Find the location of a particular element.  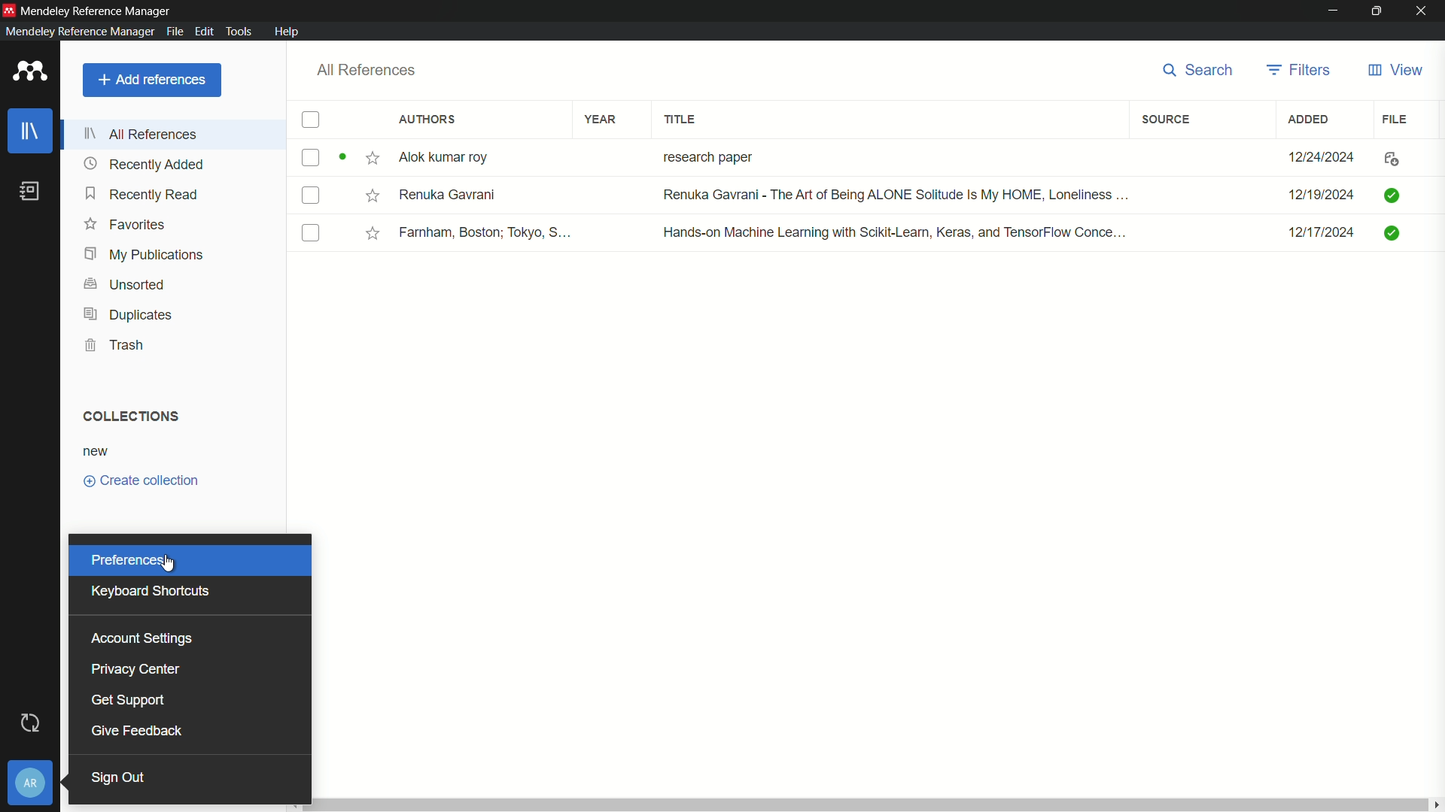

source is located at coordinates (1166, 120).